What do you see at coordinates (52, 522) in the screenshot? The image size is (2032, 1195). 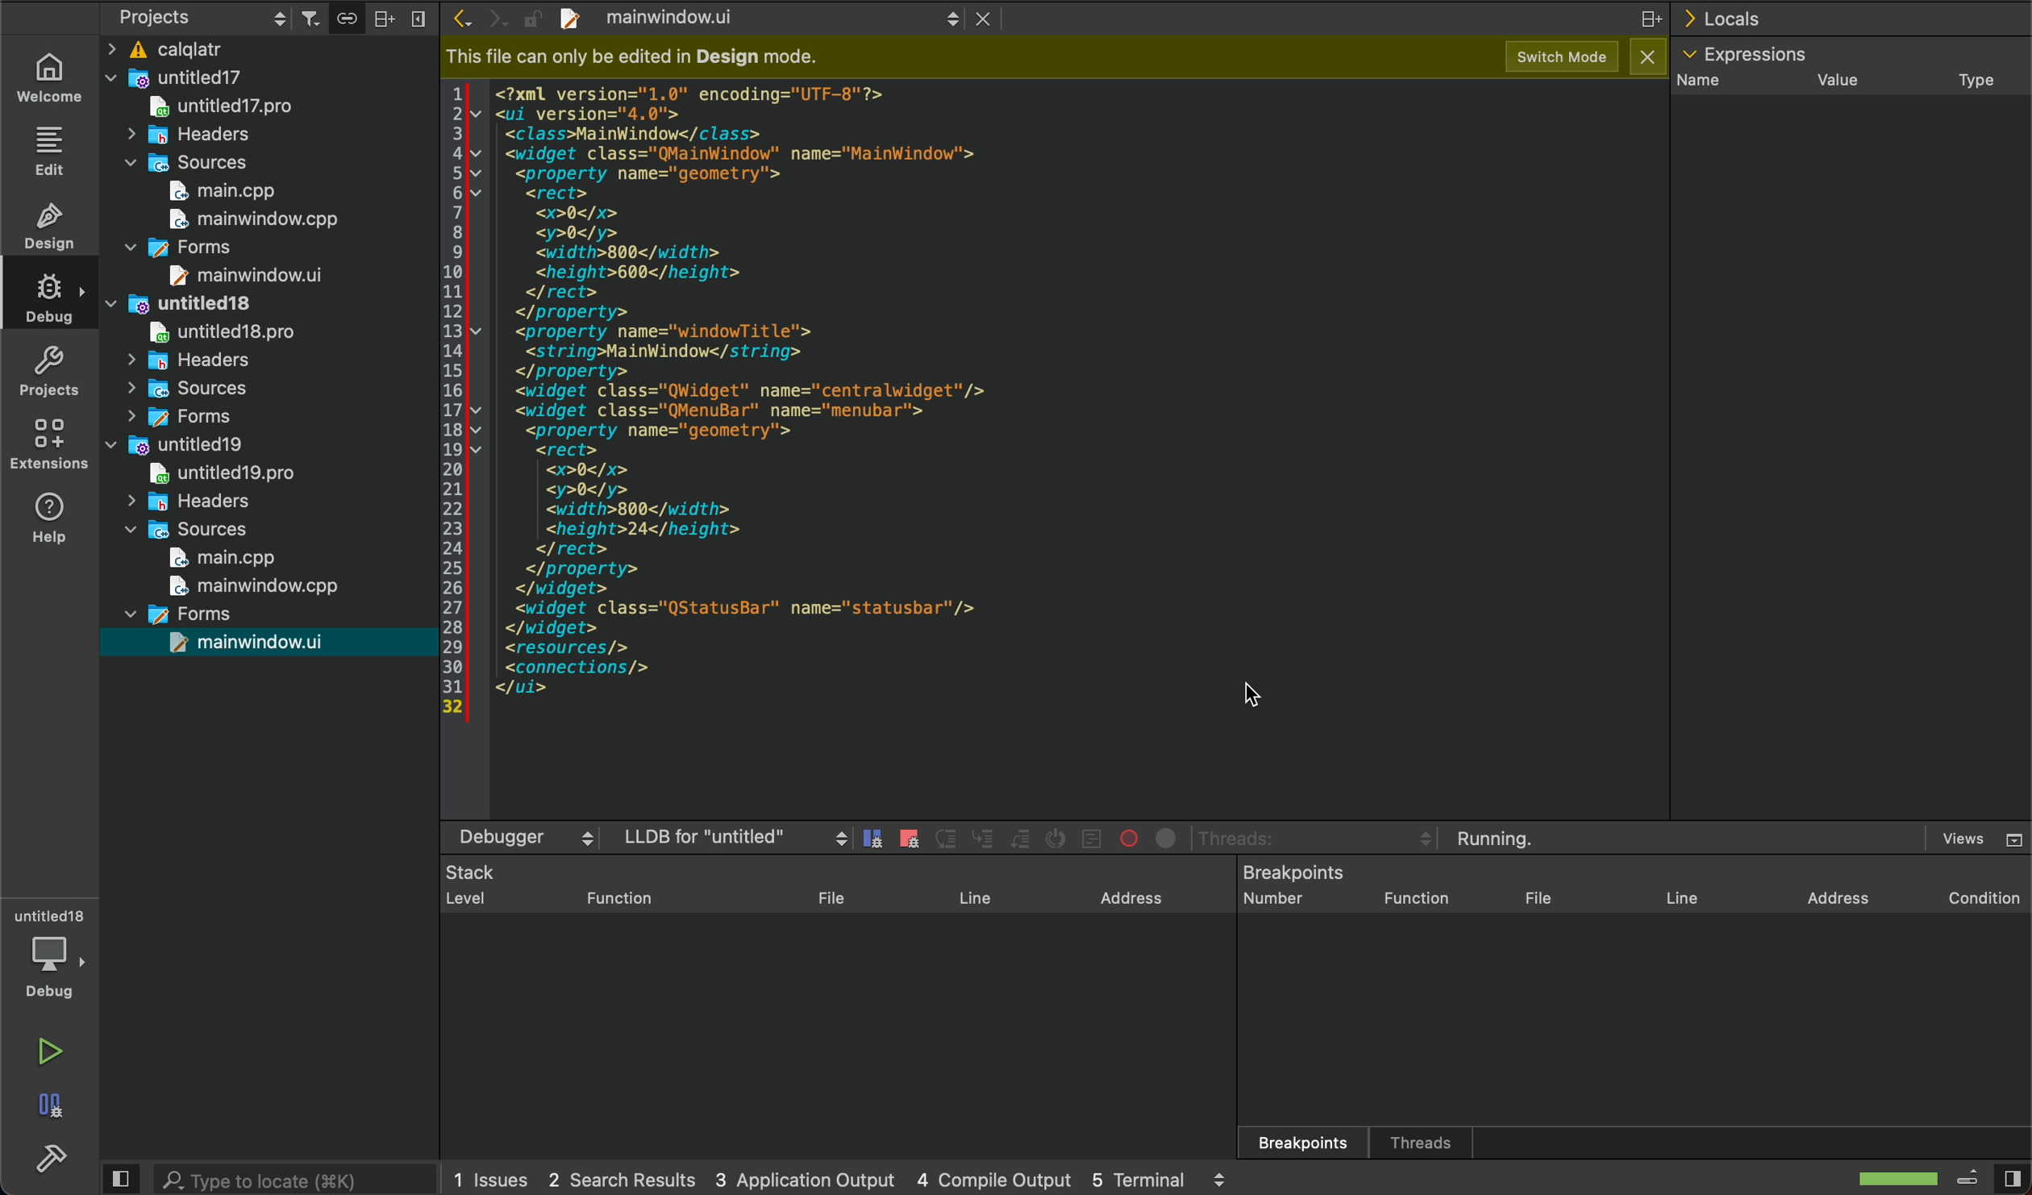 I see `help` at bounding box center [52, 522].